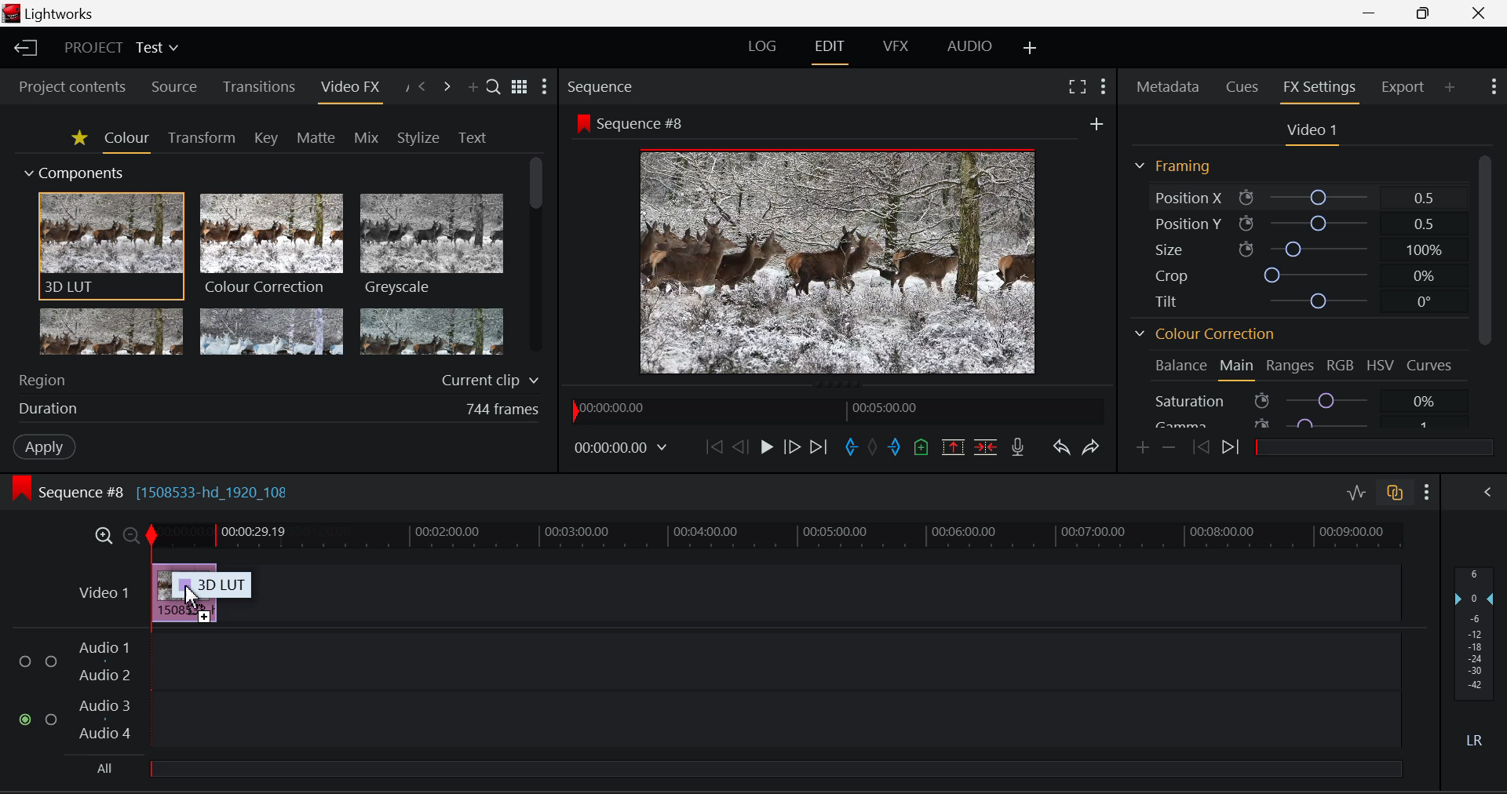 The width and height of the screenshot is (1507, 794). Describe the element at coordinates (1315, 134) in the screenshot. I see `Video Settings` at that location.